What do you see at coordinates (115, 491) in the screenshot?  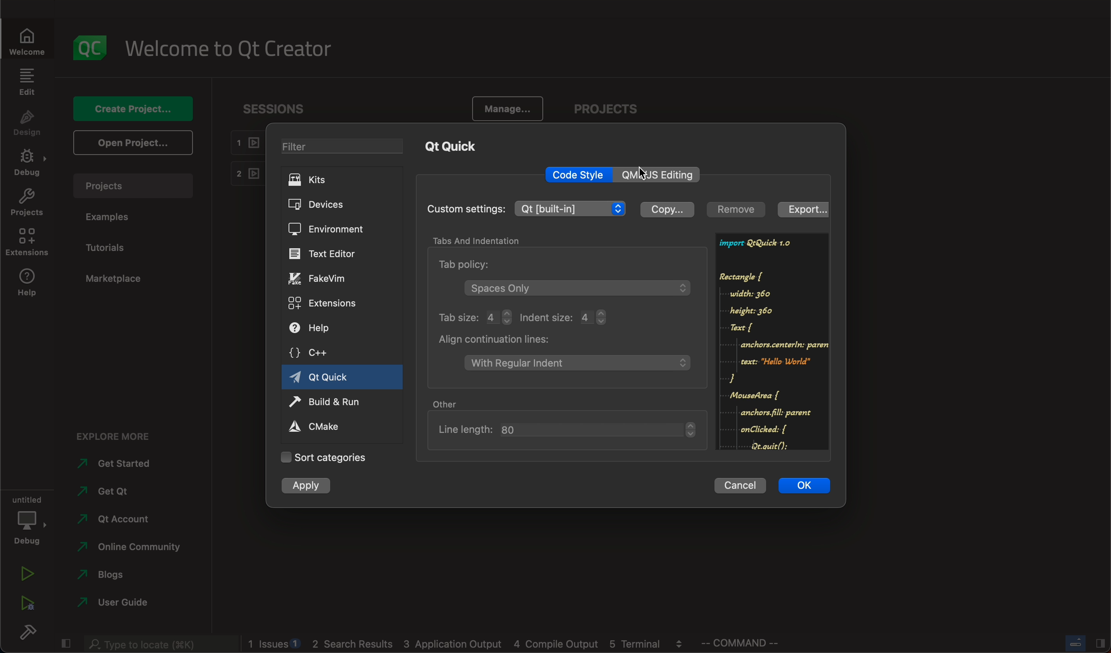 I see `get` at bounding box center [115, 491].